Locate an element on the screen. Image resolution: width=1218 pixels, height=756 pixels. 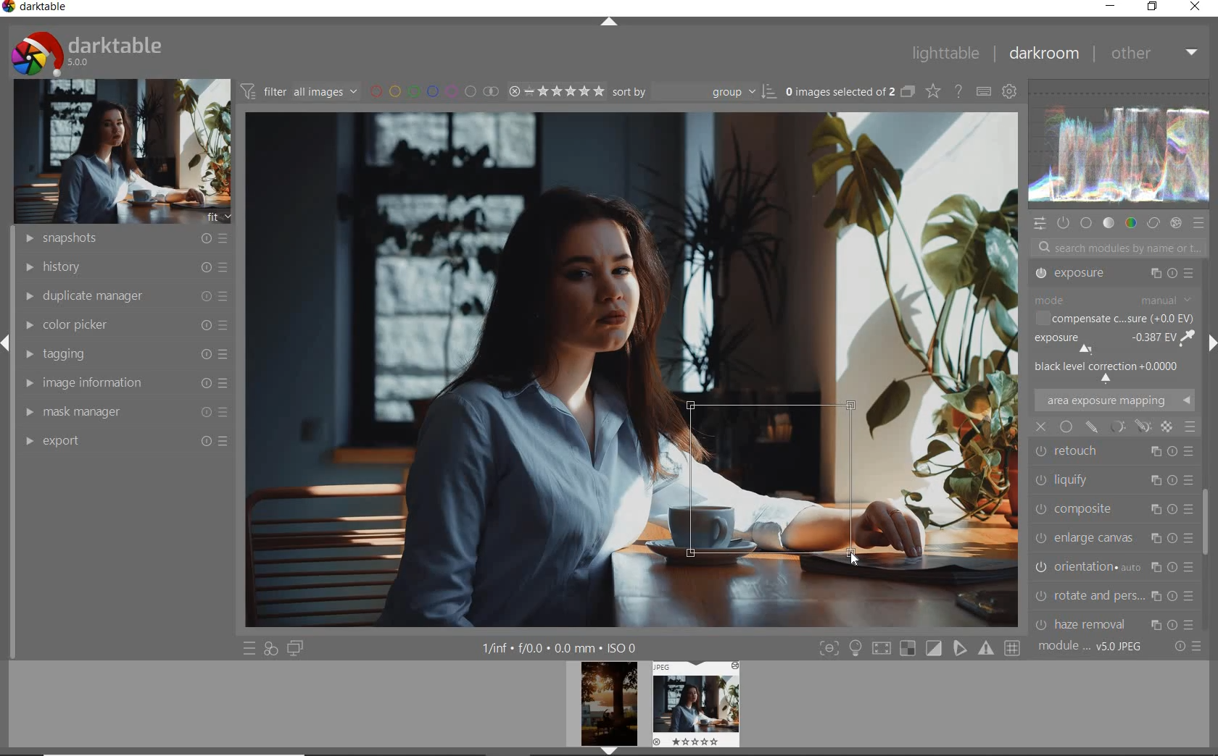
SCROLLBAR is located at coordinates (1209, 529).